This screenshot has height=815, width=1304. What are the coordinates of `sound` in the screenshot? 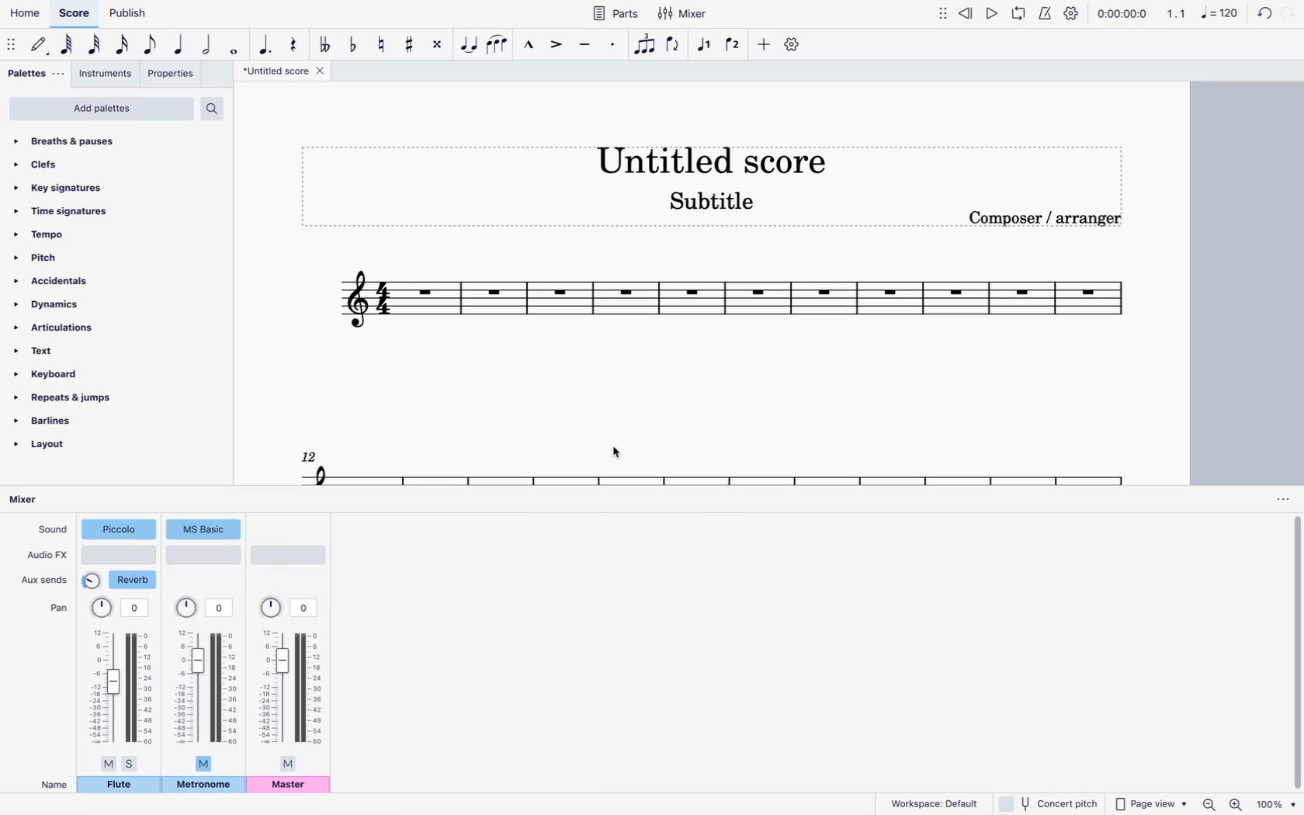 It's located at (50, 528).